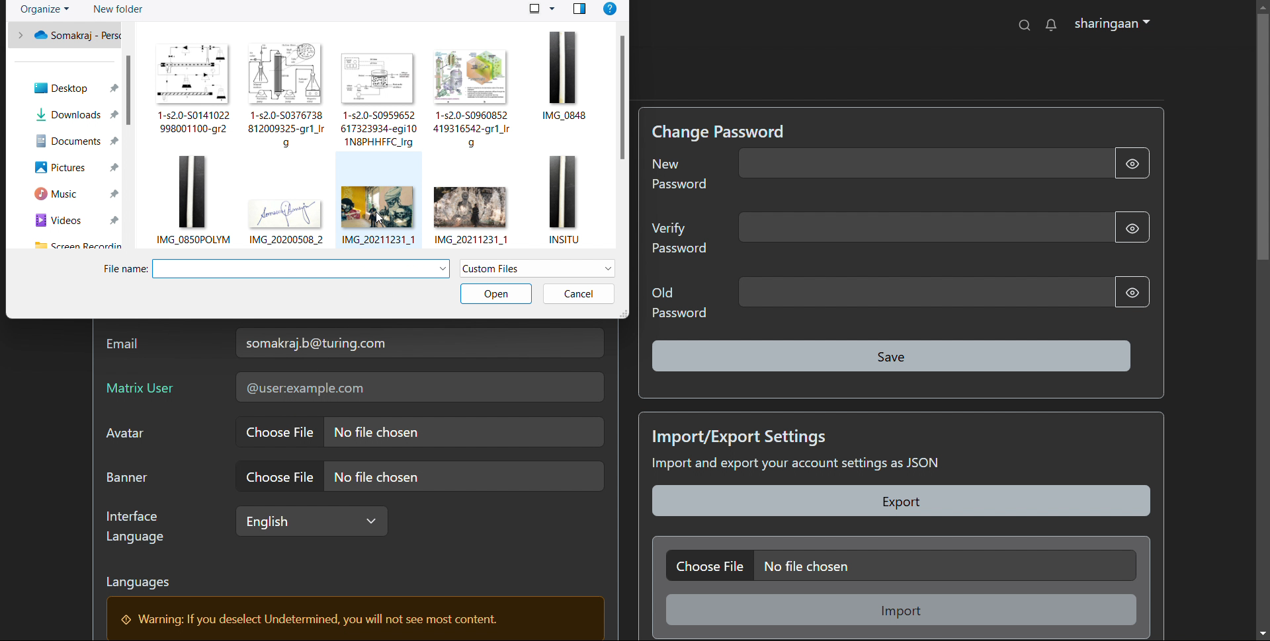  I want to click on image 4, so click(475, 100).